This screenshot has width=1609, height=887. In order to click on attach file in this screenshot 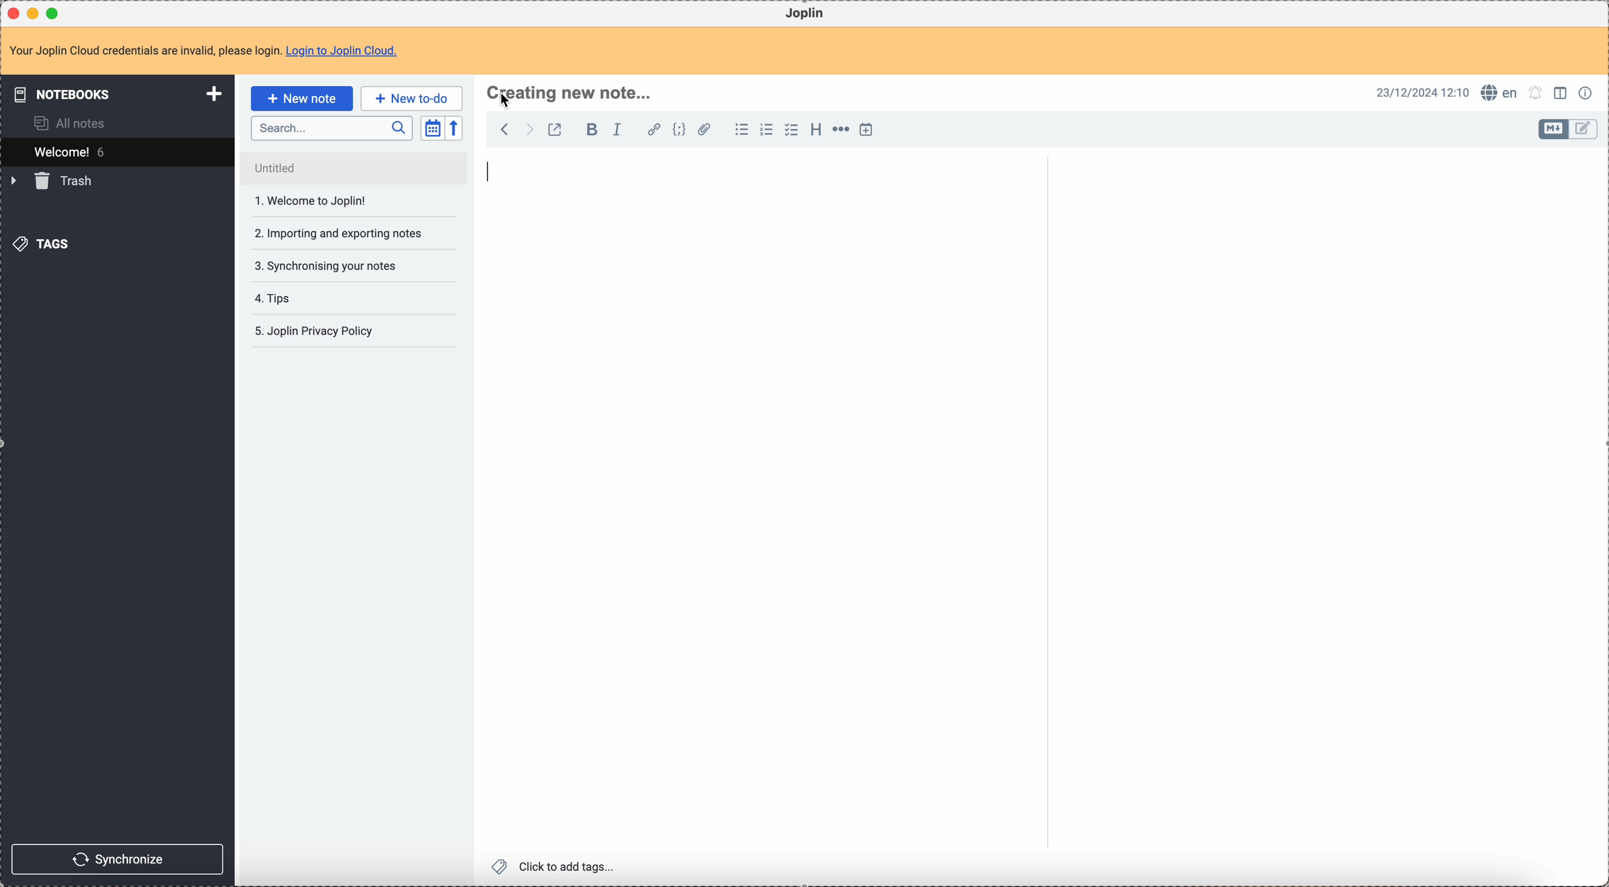, I will do `click(704, 130)`.